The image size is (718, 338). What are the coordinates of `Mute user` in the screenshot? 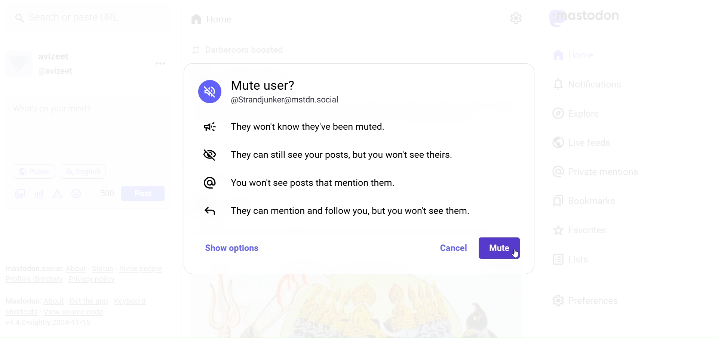 It's located at (274, 92).